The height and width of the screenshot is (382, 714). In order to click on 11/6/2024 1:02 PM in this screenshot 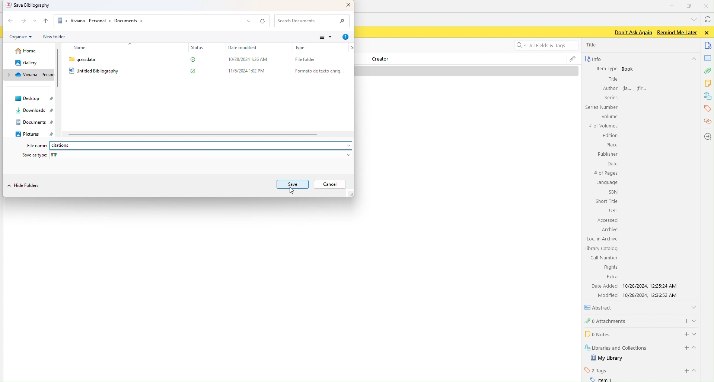, I will do `click(248, 71)`.